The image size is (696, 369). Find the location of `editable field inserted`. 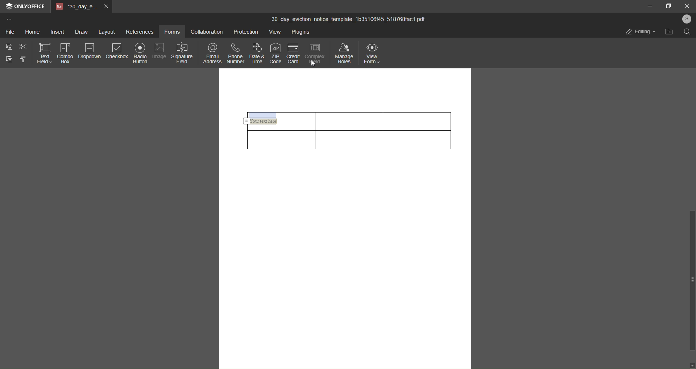

editable field inserted is located at coordinates (278, 121).